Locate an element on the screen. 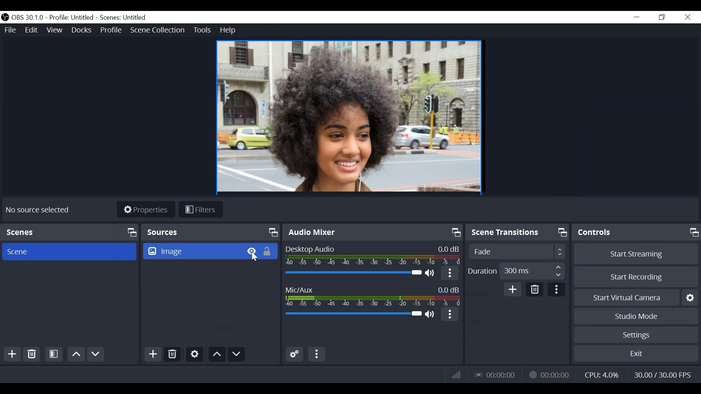 This screenshot has width=701, height=394. (un)mute is located at coordinates (430, 315).